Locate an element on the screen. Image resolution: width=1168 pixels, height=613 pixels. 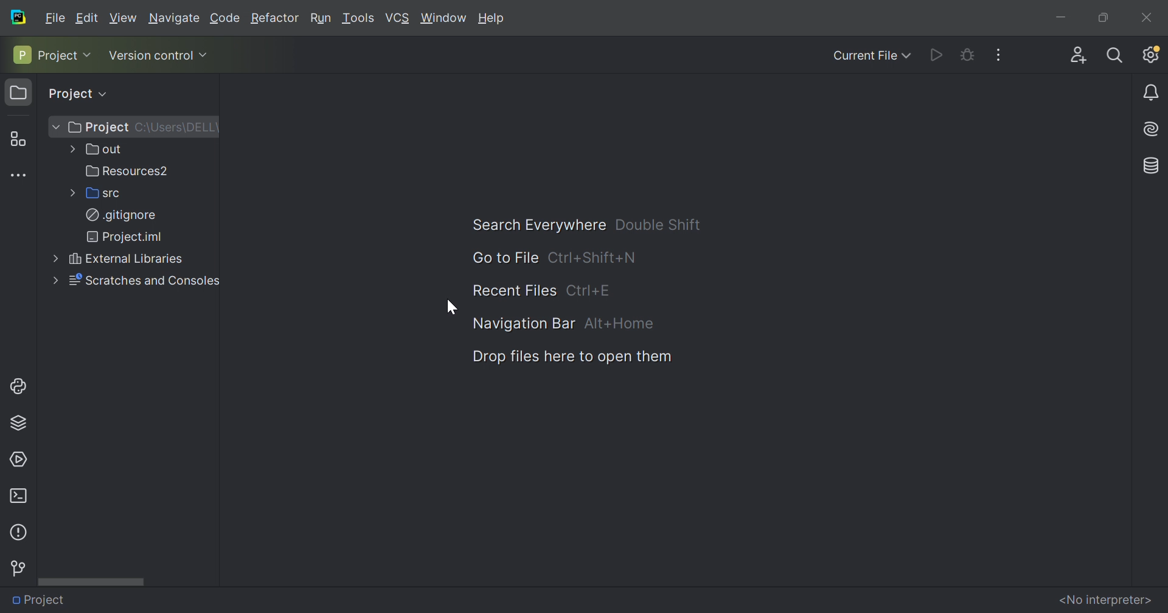
Restore Down is located at coordinates (1101, 17).